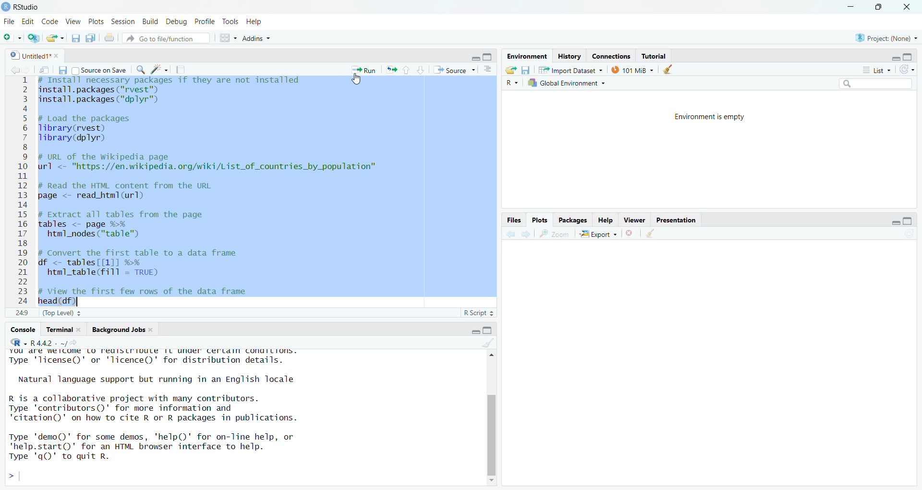 Image resolution: width=922 pixels, height=490 pixels. What do you see at coordinates (18, 343) in the screenshot?
I see `RStudio` at bounding box center [18, 343].